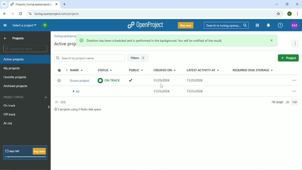  I want to click on 11/25/2024, so click(161, 81).